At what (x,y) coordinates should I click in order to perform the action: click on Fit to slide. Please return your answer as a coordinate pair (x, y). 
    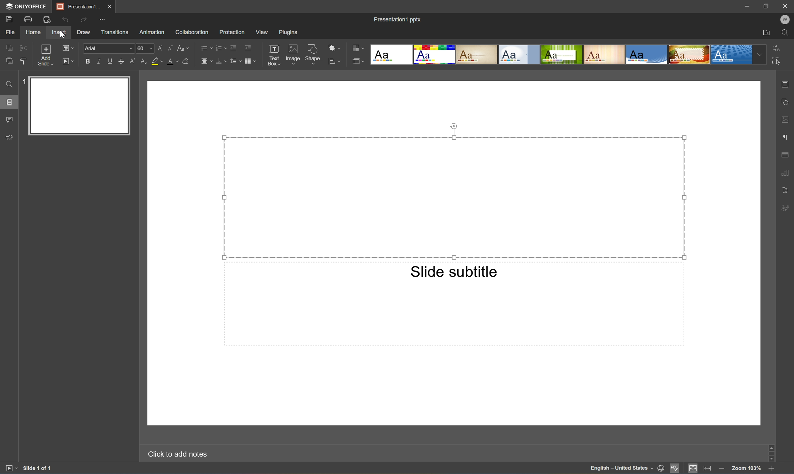
    Looking at the image, I should click on (692, 468).